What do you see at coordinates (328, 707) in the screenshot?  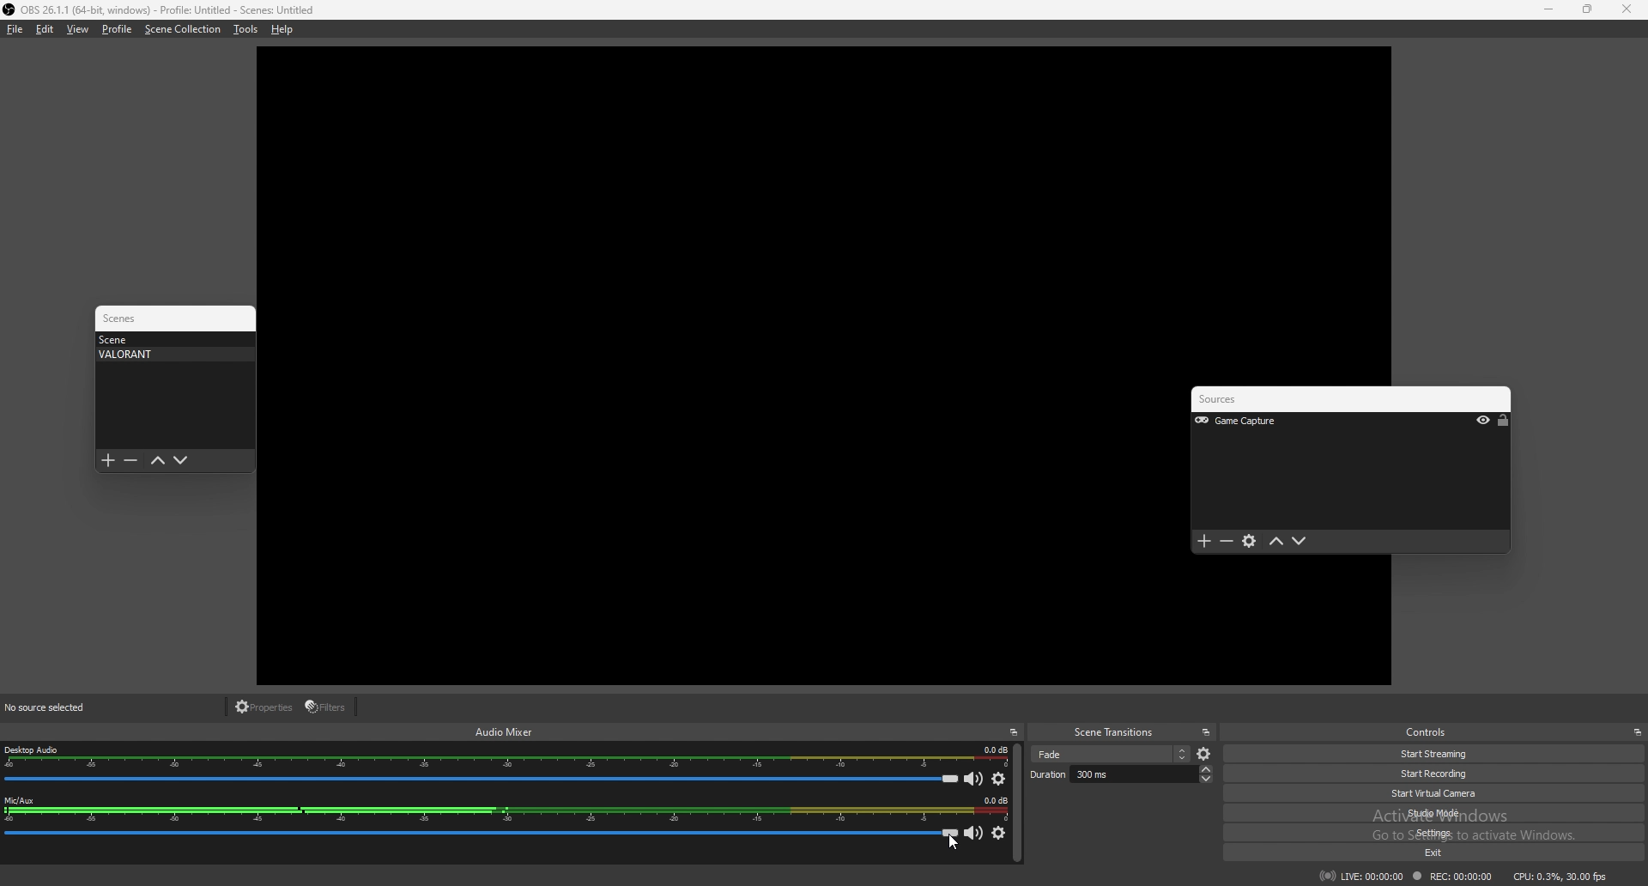 I see `filters` at bounding box center [328, 707].